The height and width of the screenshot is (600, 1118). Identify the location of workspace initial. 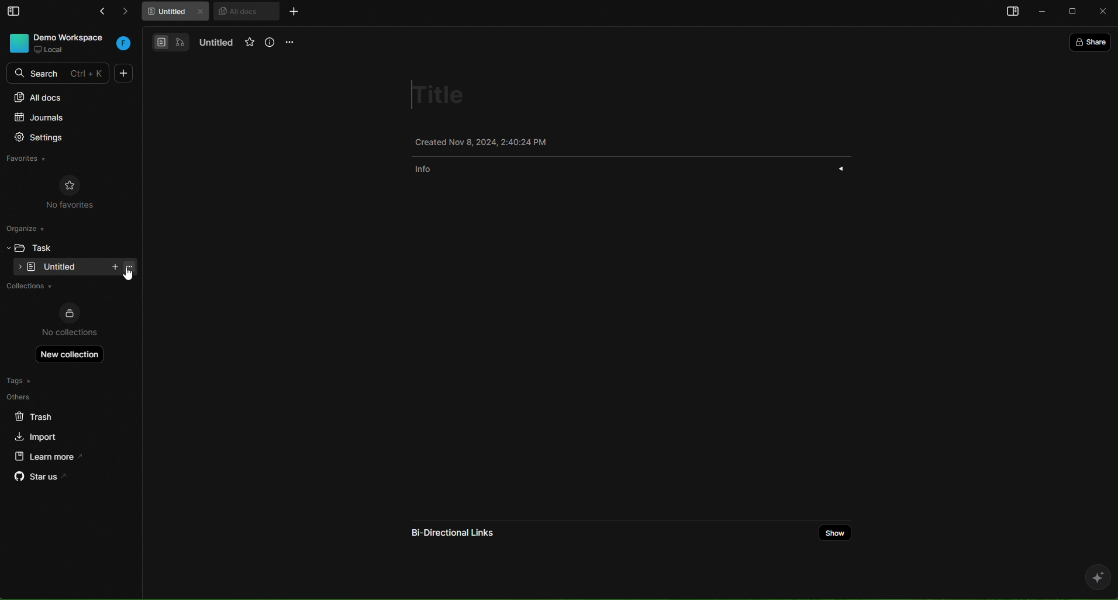
(124, 44).